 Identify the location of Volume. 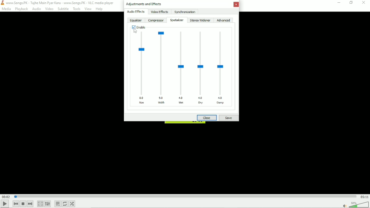
(359, 204).